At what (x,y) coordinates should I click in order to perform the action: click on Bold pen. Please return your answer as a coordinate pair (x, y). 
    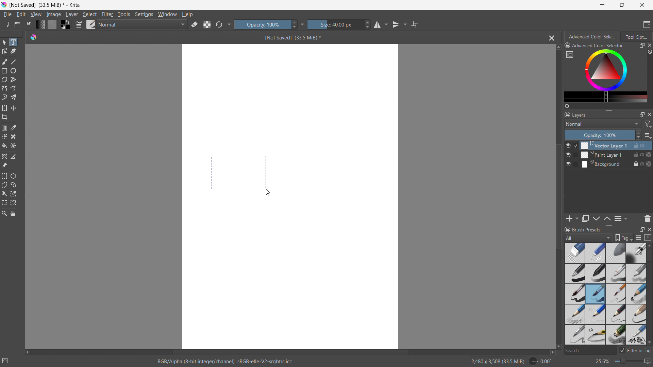
    Looking at the image, I should click on (636, 253).